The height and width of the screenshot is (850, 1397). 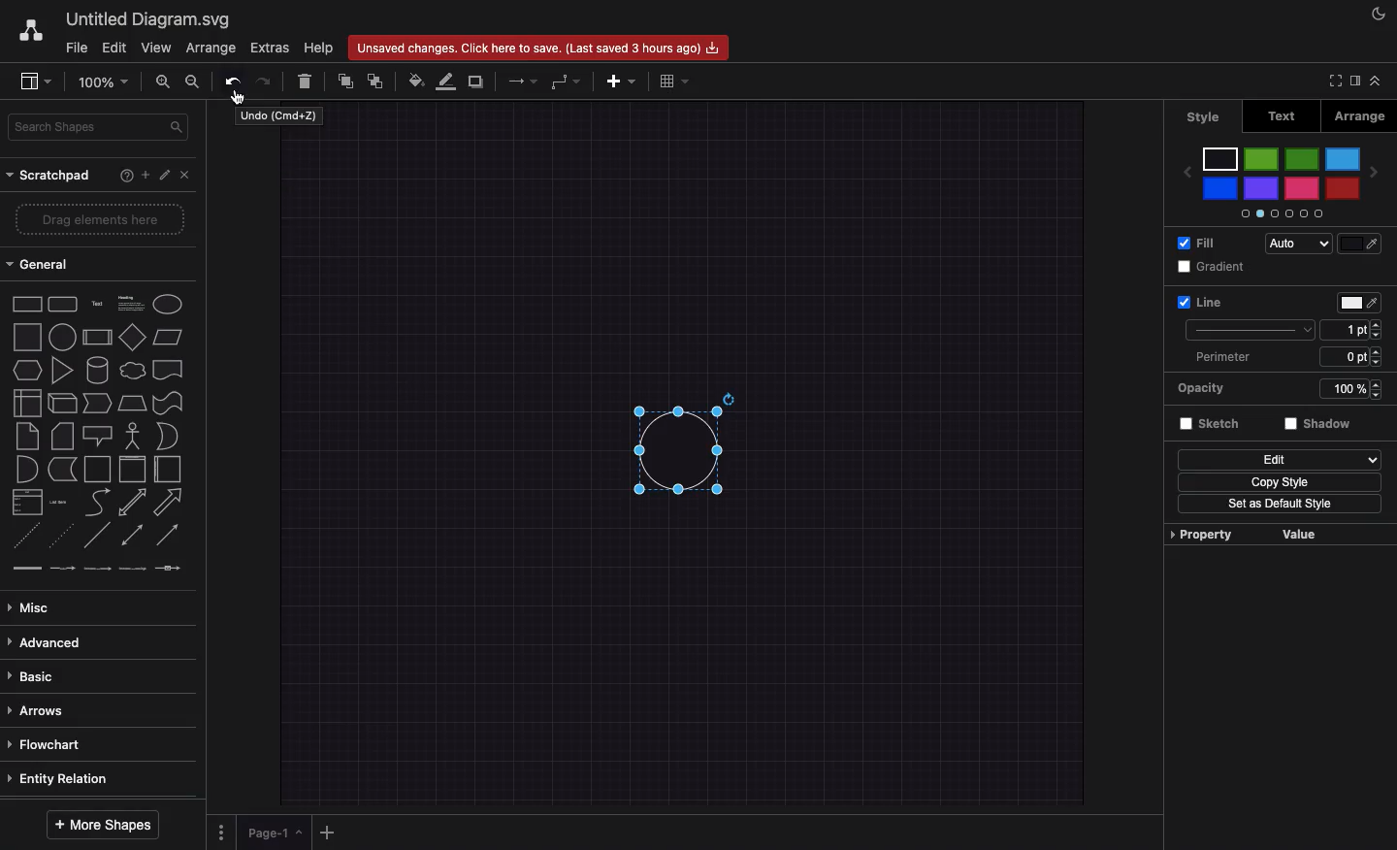 What do you see at coordinates (48, 642) in the screenshot?
I see `Advanced` at bounding box center [48, 642].